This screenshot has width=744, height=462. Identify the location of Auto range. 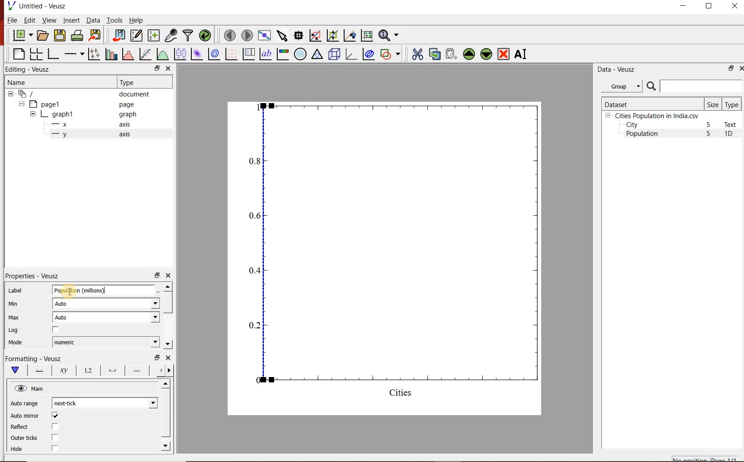
(25, 404).